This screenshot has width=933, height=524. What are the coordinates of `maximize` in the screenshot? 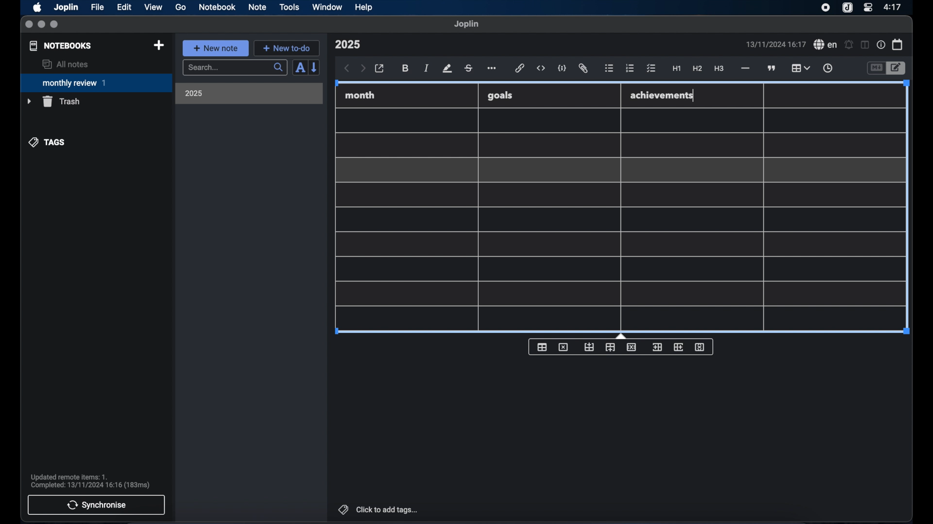 It's located at (55, 25).